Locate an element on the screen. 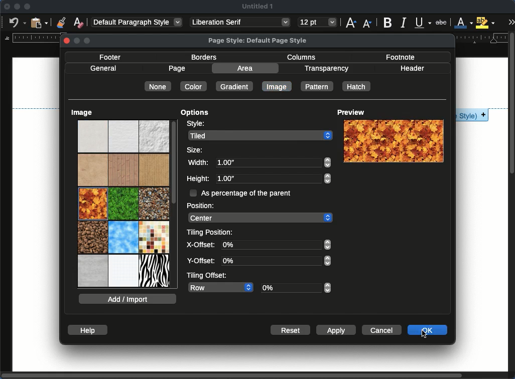 This screenshot has height=379, width=515. clear formatting is located at coordinates (79, 22).